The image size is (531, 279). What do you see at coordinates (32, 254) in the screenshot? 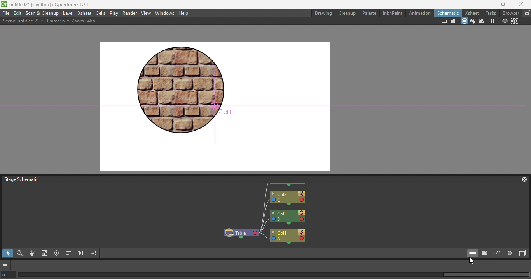
I see `Hand mode` at bounding box center [32, 254].